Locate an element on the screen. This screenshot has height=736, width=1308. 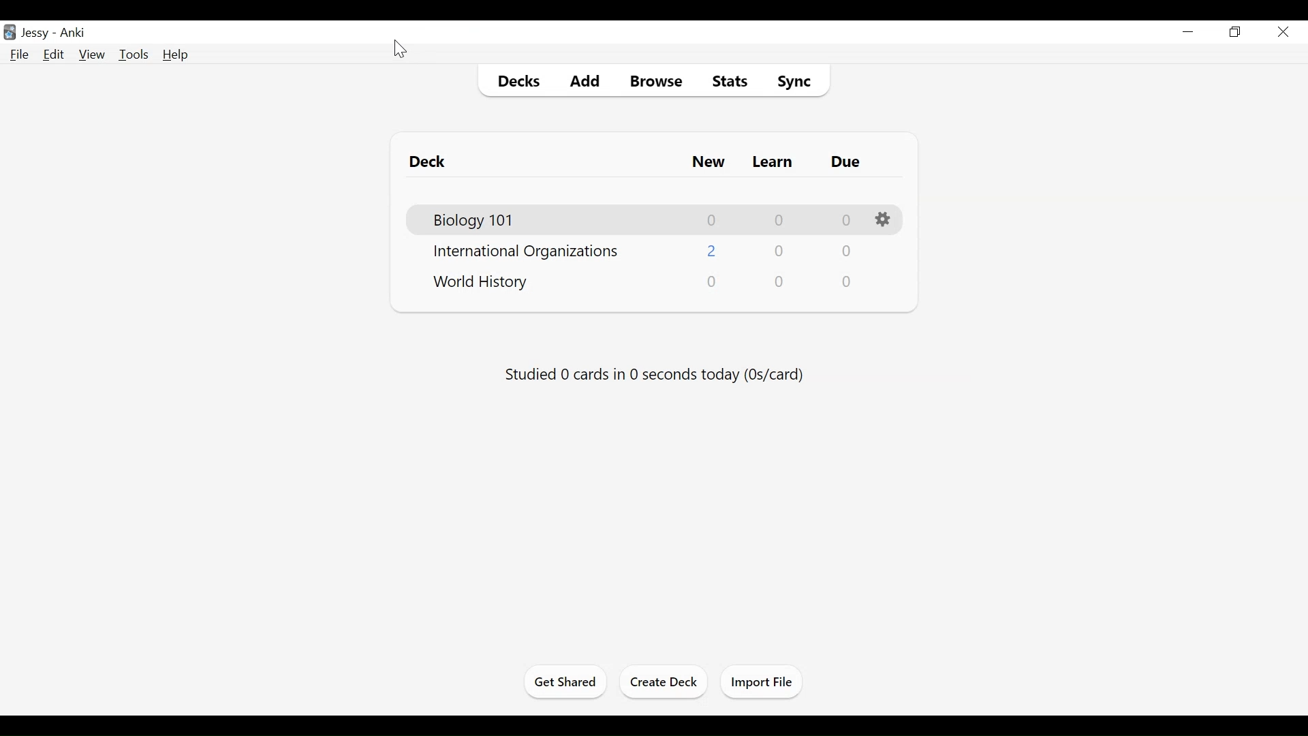
Learn Card is located at coordinates (774, 161).